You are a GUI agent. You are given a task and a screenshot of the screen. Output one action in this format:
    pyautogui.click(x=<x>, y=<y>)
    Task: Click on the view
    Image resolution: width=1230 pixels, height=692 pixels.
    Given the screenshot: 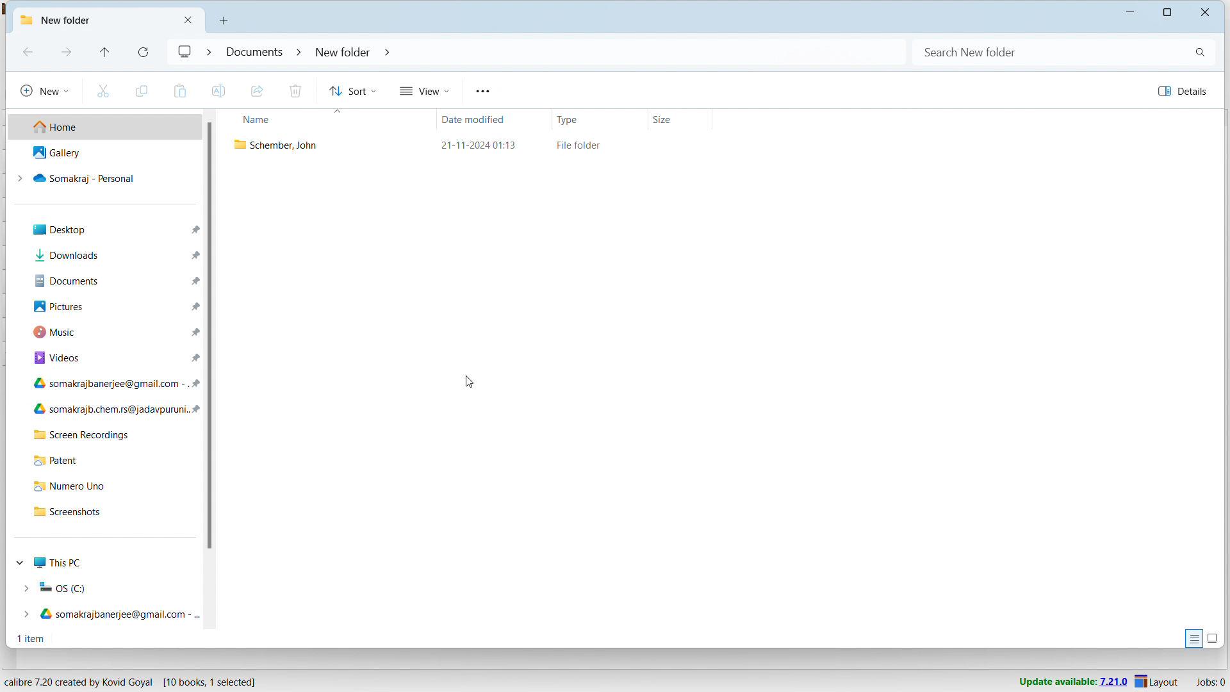 What is the action you would take?
    pyautogui.click(x=425, y=90)
    